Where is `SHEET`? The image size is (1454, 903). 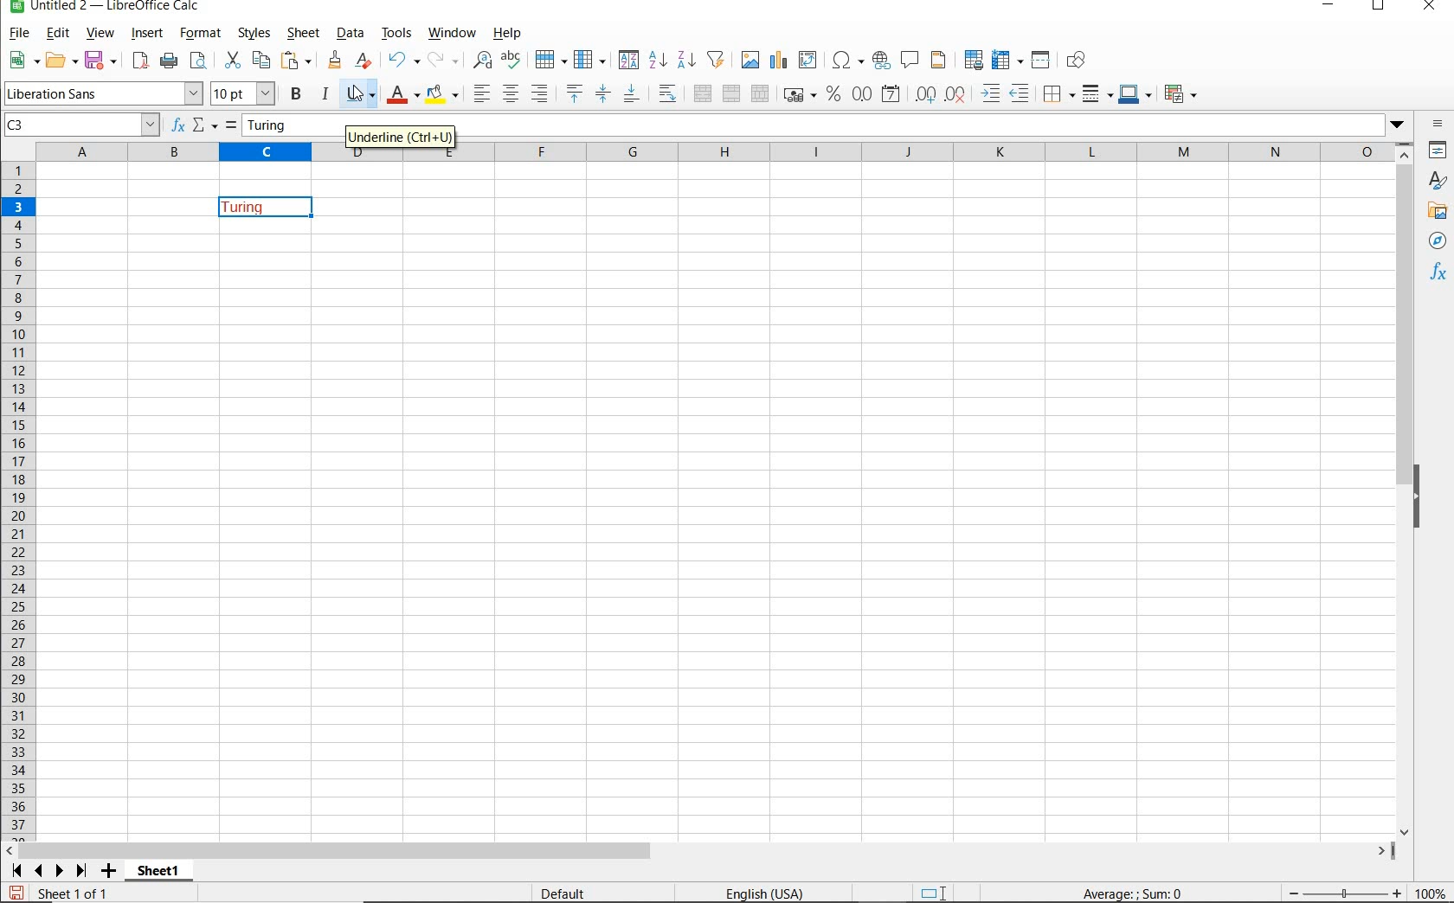 SHEET is located at coordinates (305, 35).